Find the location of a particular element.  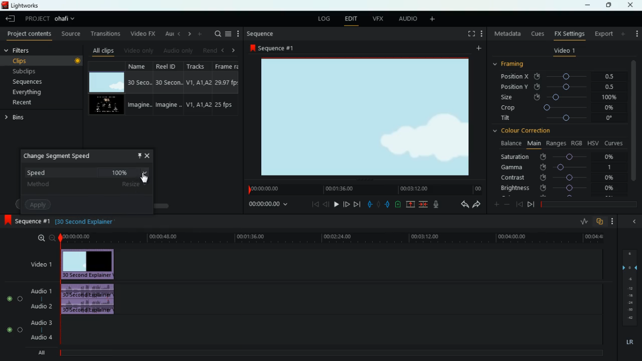

right is located at coordinates (233, 50).